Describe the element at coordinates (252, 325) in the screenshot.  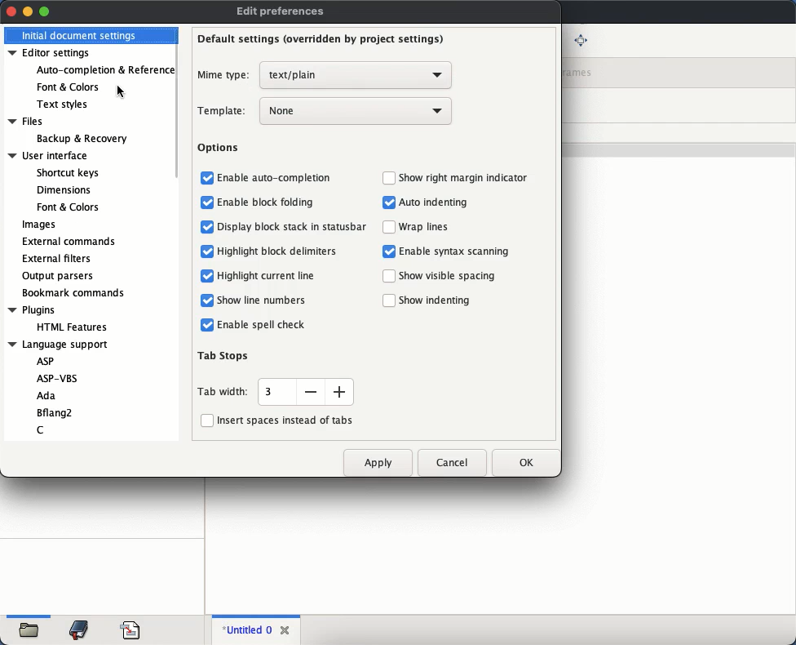
I see `enable spell check` at that location.